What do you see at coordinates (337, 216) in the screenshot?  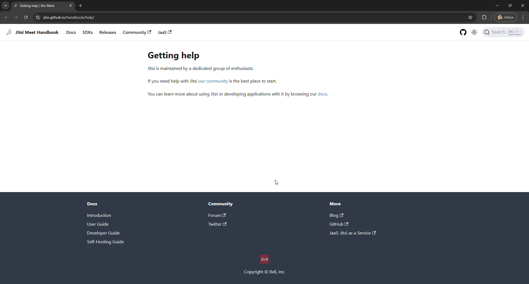 I see `blog` at bounding box center [337, 216].